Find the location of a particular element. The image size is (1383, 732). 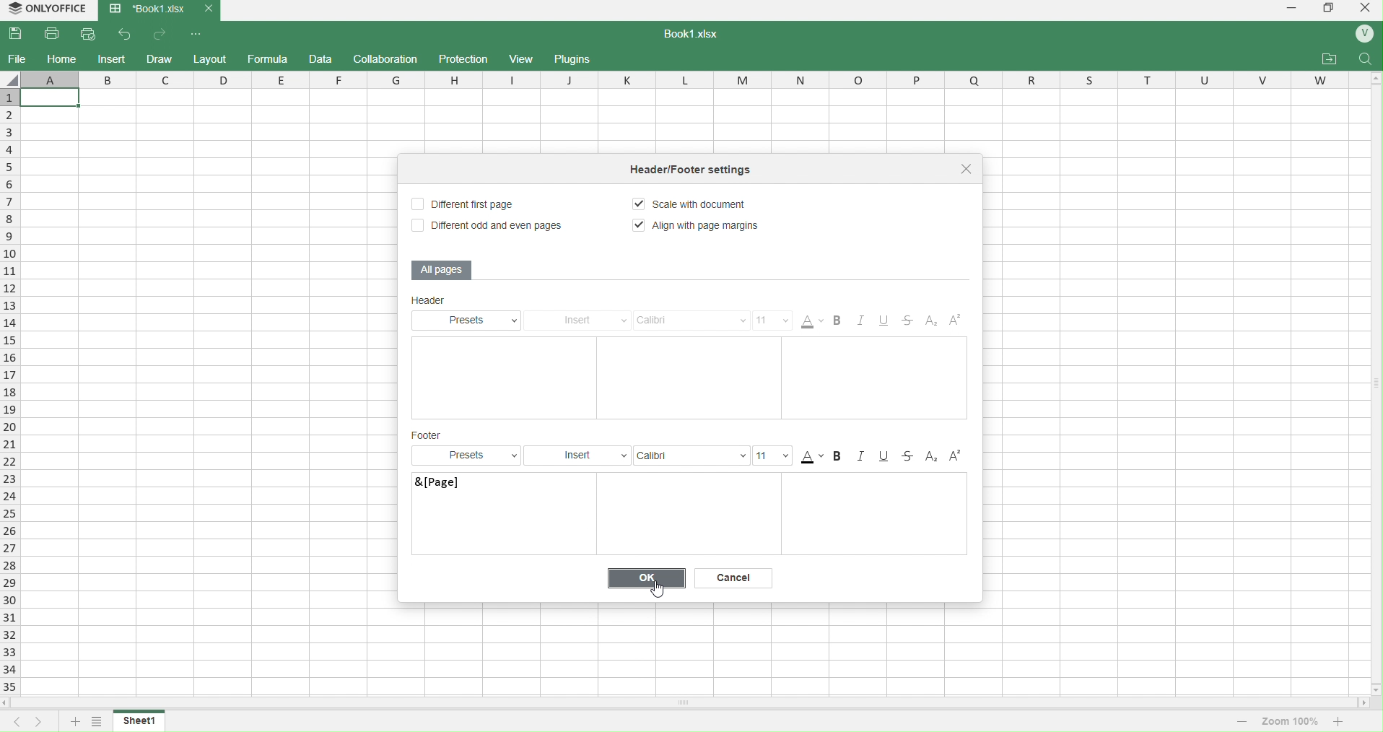

Different First Page is located at coordinates (471, 204).